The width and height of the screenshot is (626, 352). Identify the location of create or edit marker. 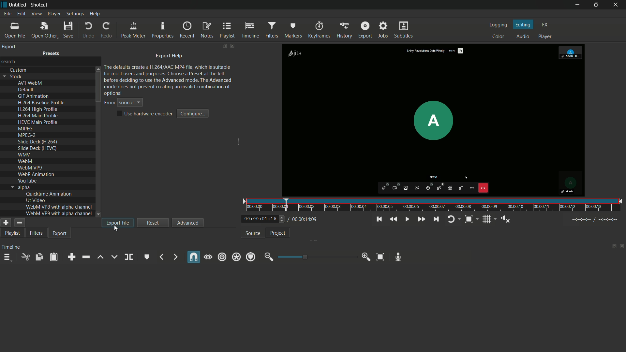
(147, 257).